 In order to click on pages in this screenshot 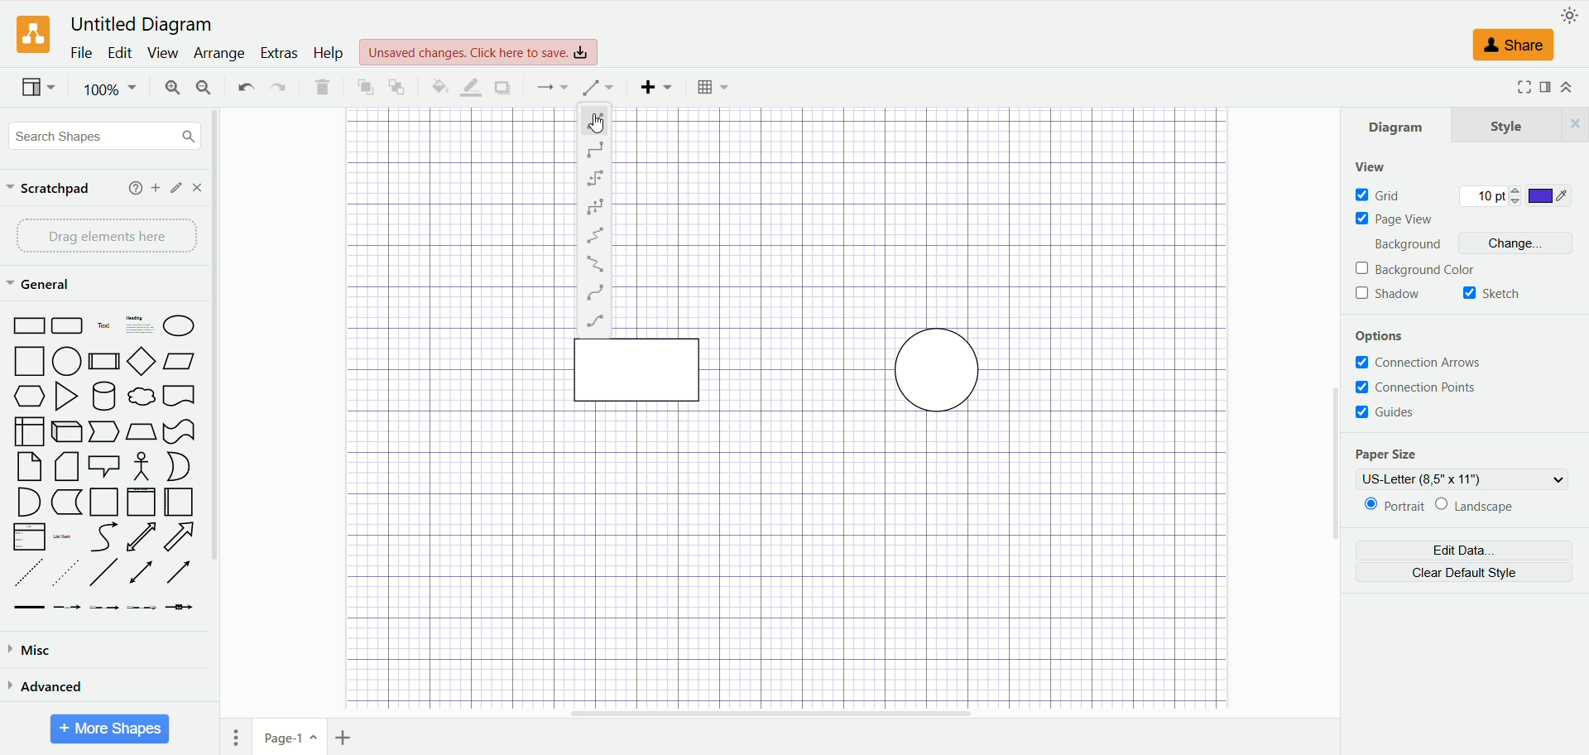, I will do `click(237, 738)`.